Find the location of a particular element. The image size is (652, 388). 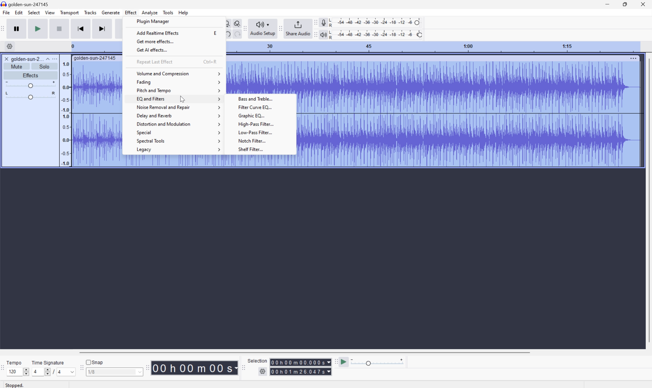

Selection is located at coordinates (301, 372).